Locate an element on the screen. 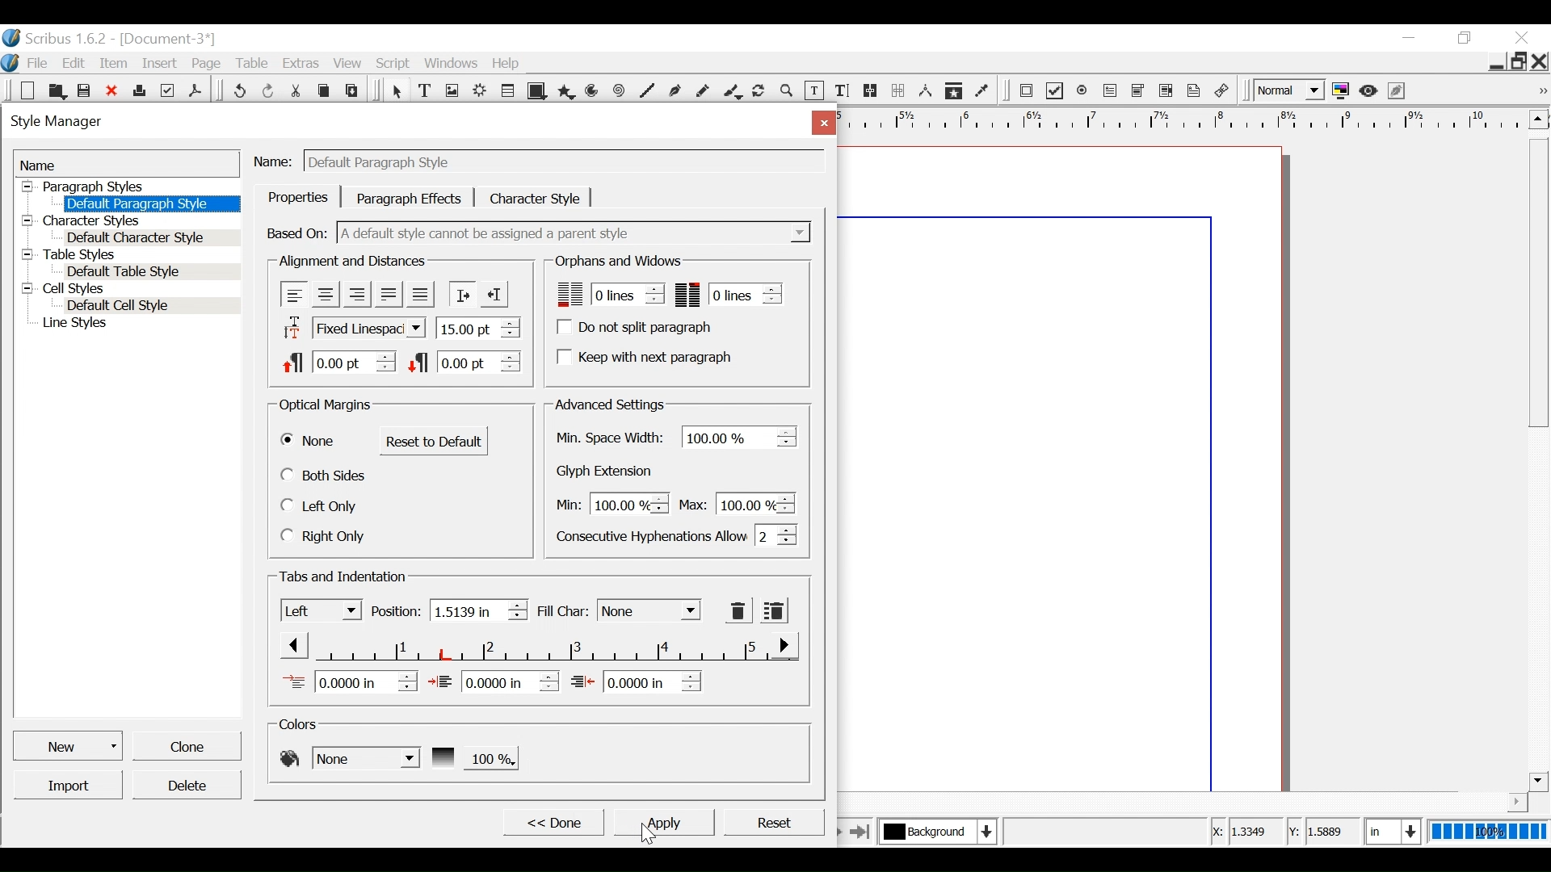 The height and width of the screenshot is (872, 1551). Vertical Scroll bar is located at coordinates (1538, 281).